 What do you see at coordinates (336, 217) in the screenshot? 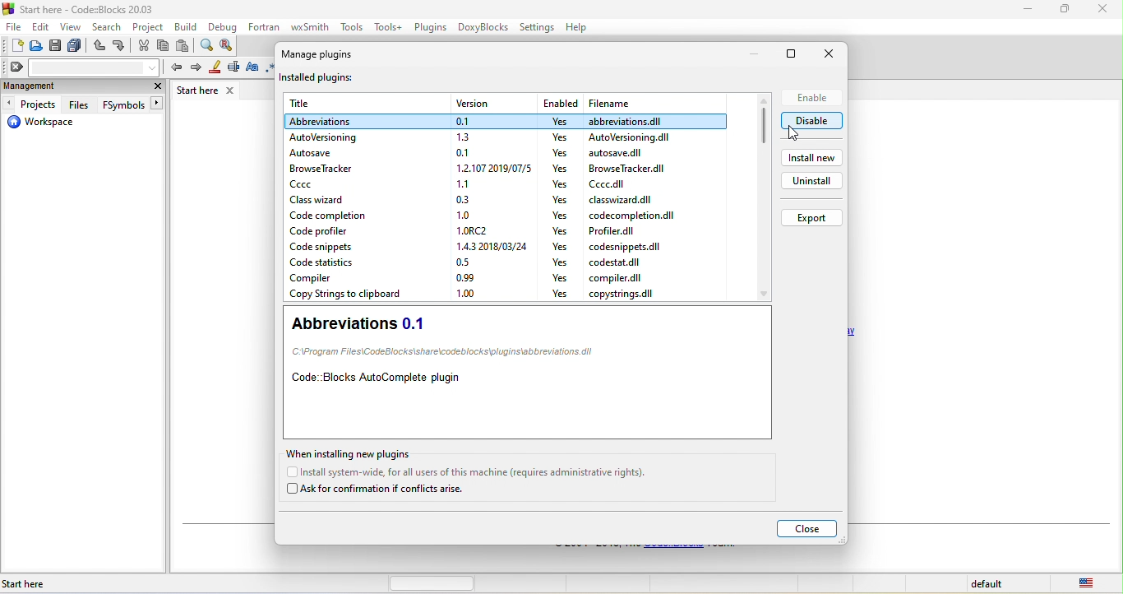
I see `code completion` at bounding box center [336, 217].